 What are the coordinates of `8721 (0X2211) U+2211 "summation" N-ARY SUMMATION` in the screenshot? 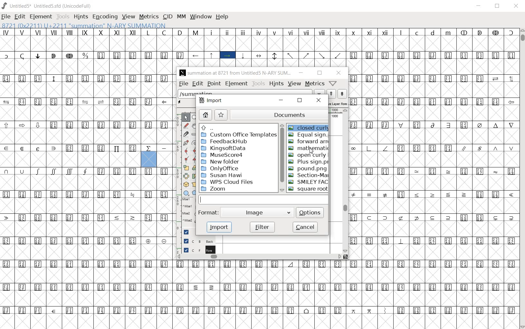 It's located at (84, 25).